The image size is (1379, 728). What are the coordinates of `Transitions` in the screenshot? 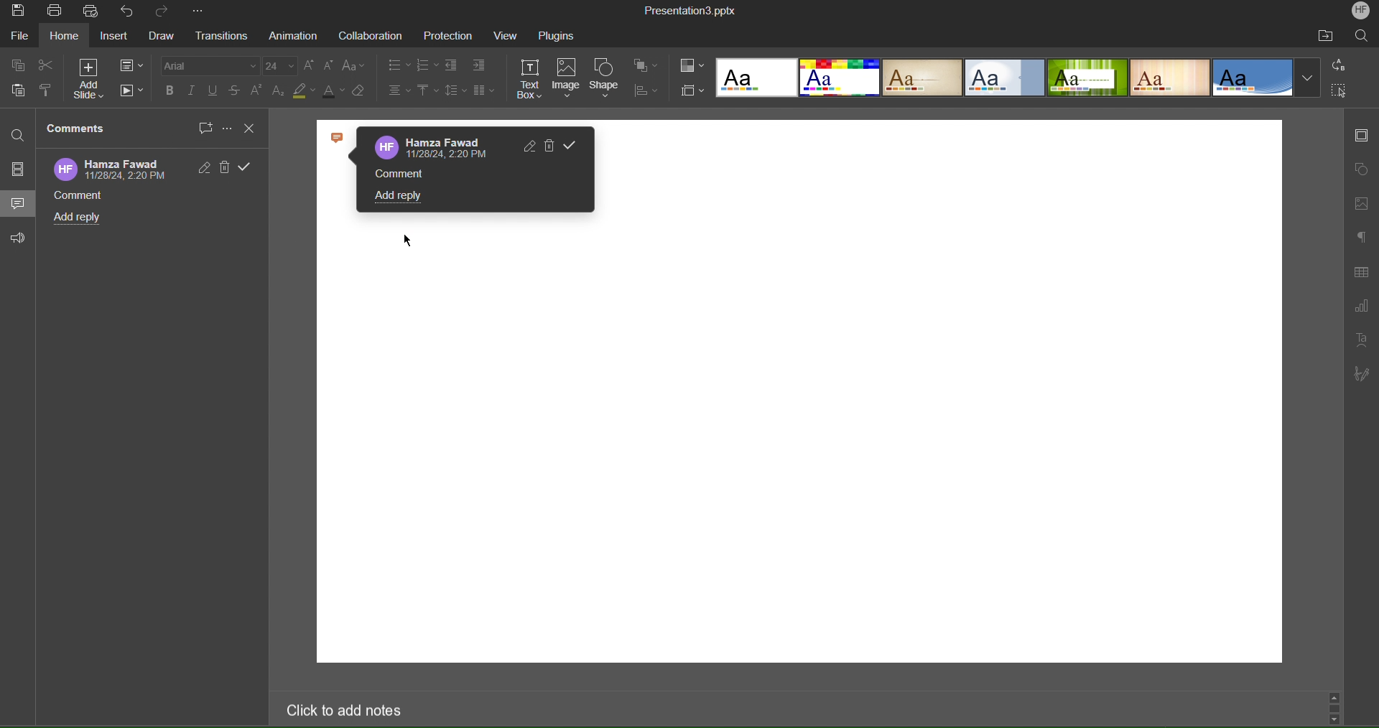 It's located at (222, 36).